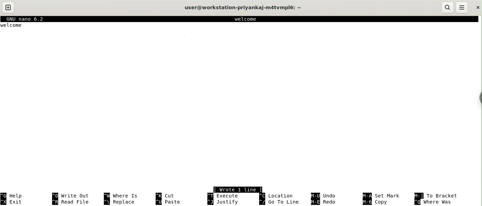 The width and height of the screenshot is (482, 206). Describe the element at coordinates (448, 7) in the screenshot. I see `search` at that location.